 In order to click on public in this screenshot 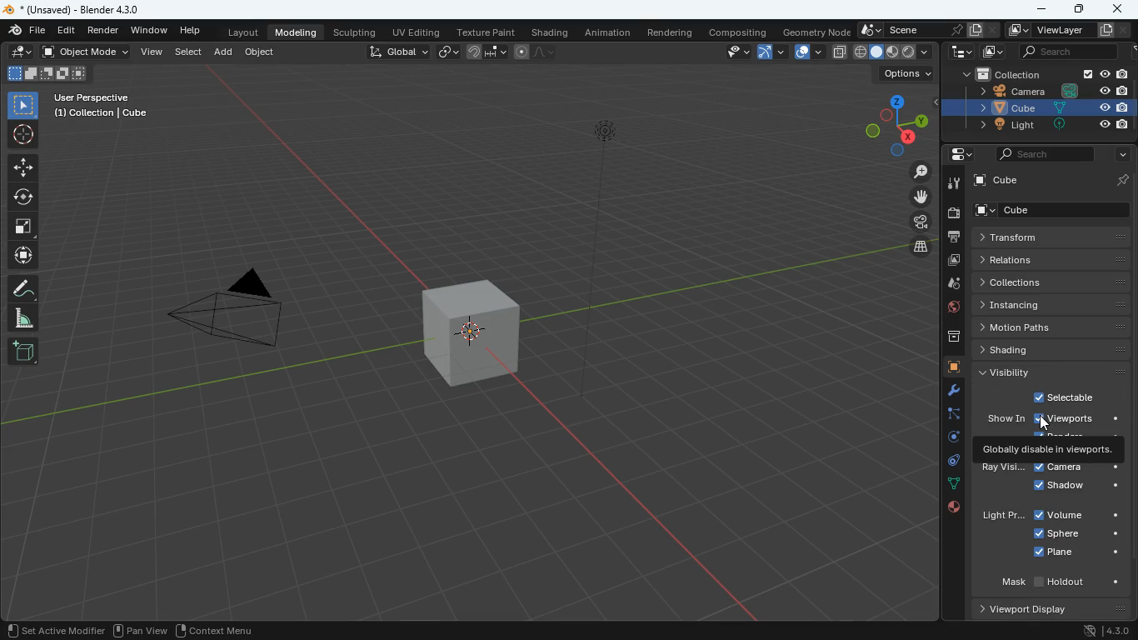, I will do `click(949, 507)`.